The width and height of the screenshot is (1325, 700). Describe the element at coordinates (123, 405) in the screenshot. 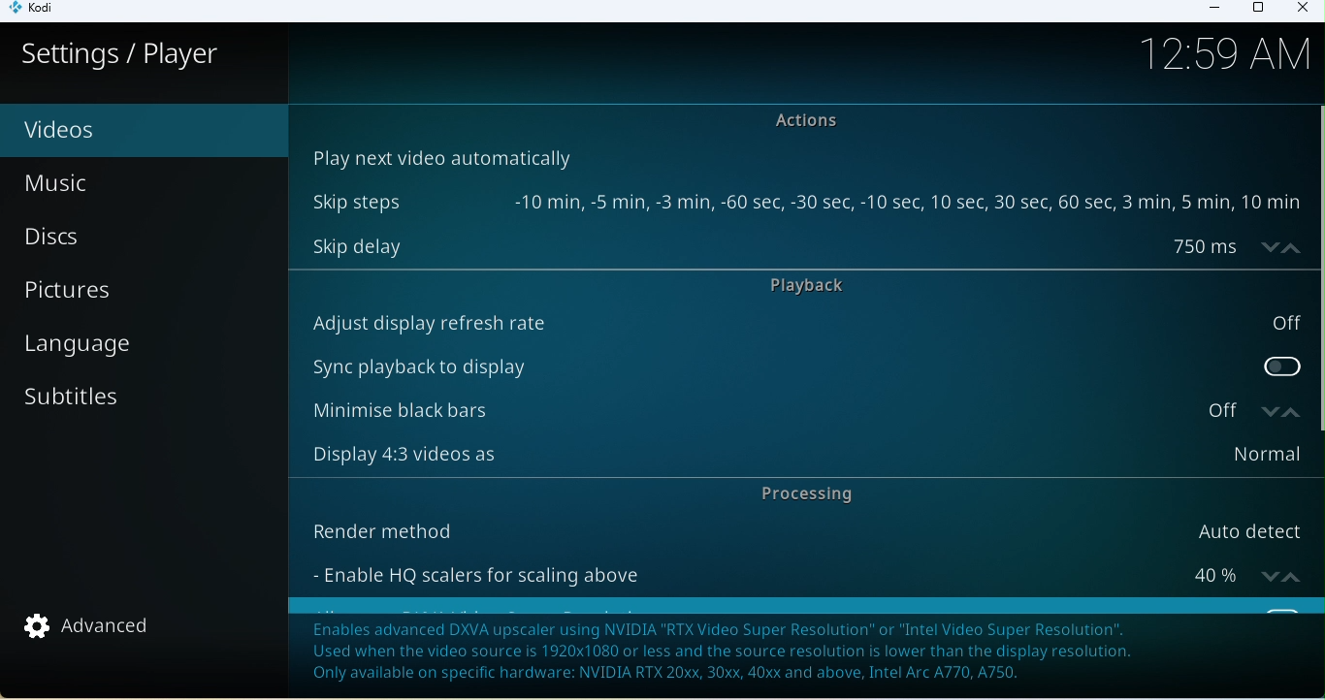

I see `Subtitles` at that location.